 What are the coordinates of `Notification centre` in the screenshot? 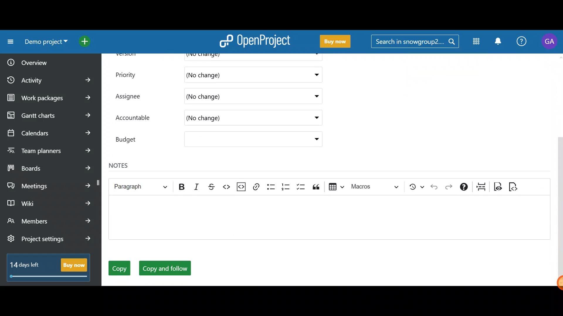 It's located at (498, 42).